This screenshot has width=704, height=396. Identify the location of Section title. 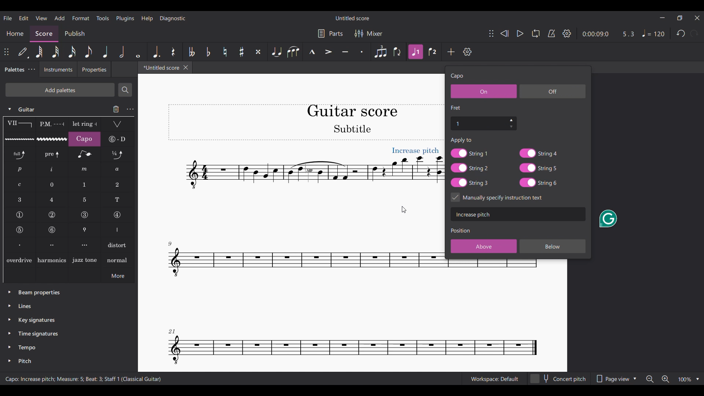
(456, 108).